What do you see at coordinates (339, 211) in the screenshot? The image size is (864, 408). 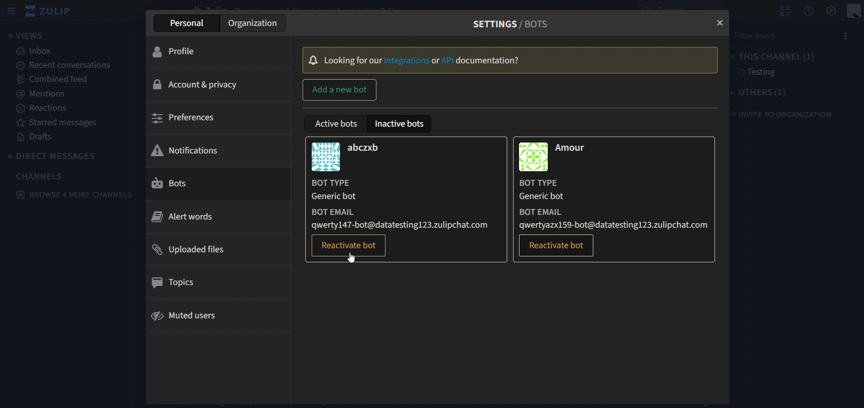 I see `BOT EMAIL` at bounding box center [339, 211].